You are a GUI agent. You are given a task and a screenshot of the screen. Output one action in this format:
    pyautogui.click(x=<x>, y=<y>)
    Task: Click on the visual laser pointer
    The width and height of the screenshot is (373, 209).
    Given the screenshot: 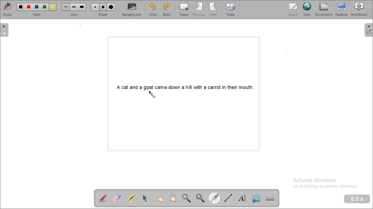 What is the action you would take?
    pyautogui.click(x=214, y=198)
    